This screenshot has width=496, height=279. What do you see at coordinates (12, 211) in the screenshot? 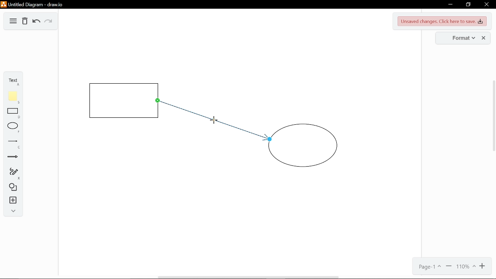
I see `Expand/Collase` at bounding box center [12, 211].